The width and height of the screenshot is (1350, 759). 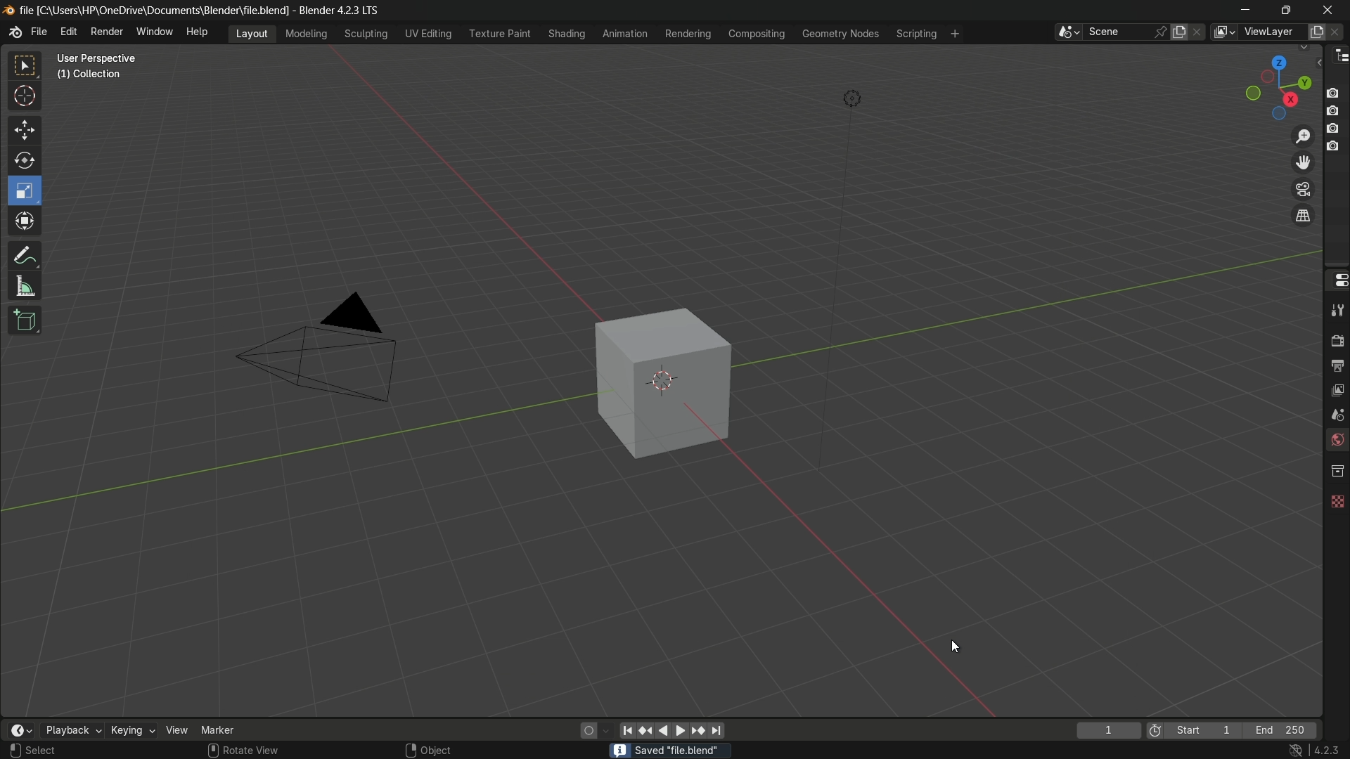 What do you see at coordinates (717, 731) in the screenshot?
I see `jump to endpoint` at bounding box center [717, 731].